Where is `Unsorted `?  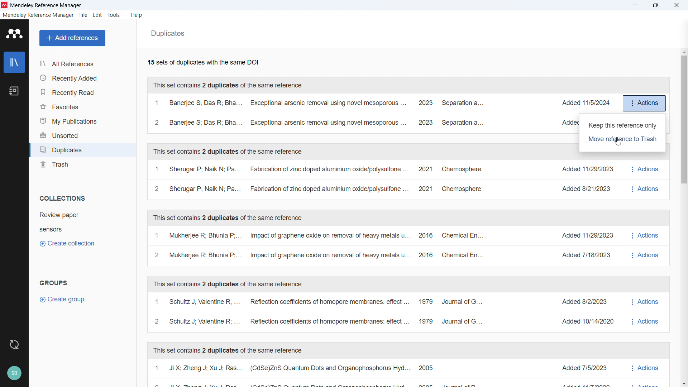
Unsorted  is located at coordinates (82, 135).